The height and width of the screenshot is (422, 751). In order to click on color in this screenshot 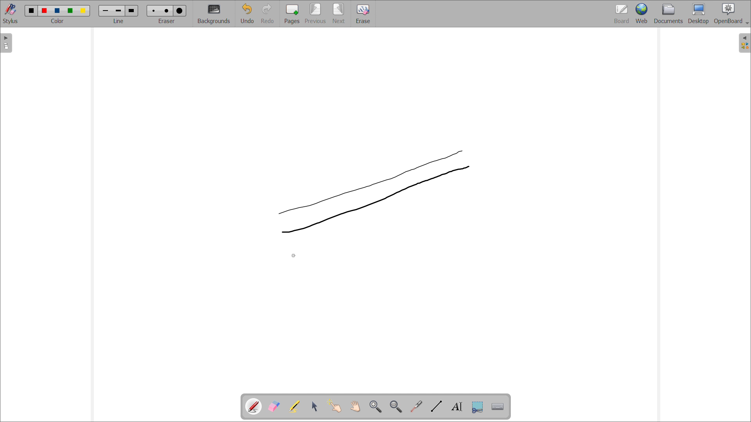, I will do `click(83, 11)`.